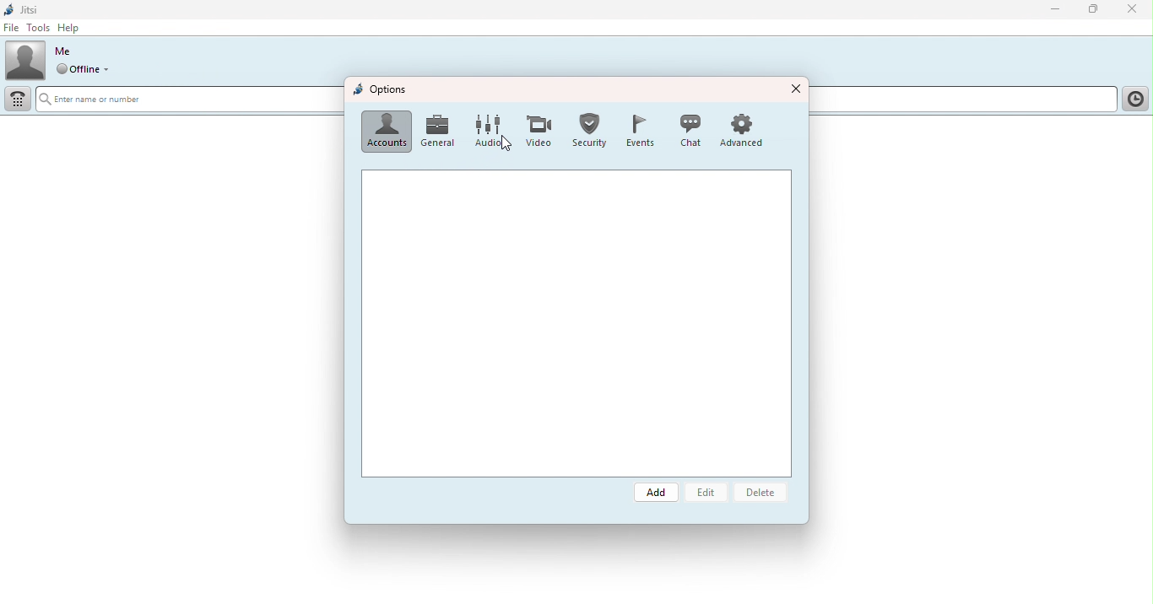 This screenshot has width=1153, height=604. Describe the element at coordinates (39, 27) in the screenshot. I see `Tools` at that location.